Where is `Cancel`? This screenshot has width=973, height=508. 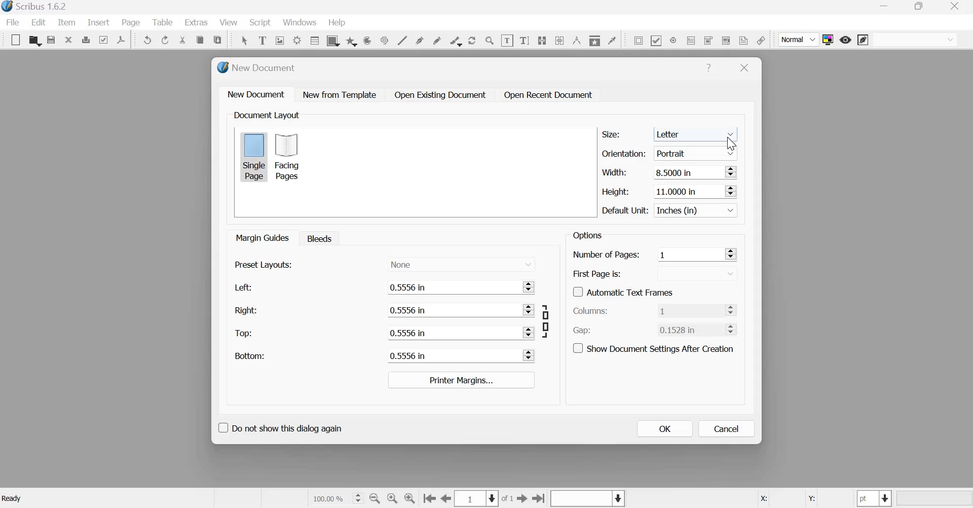
Cancel is located at coordinates (727, 429).